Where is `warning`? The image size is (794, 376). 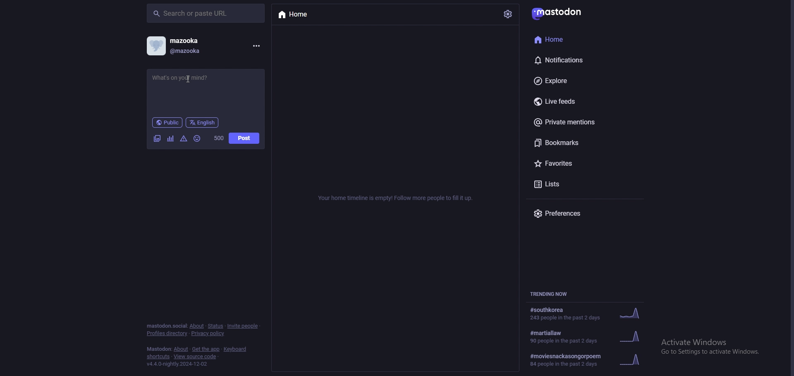 warning is located at coordinates (184, 138).